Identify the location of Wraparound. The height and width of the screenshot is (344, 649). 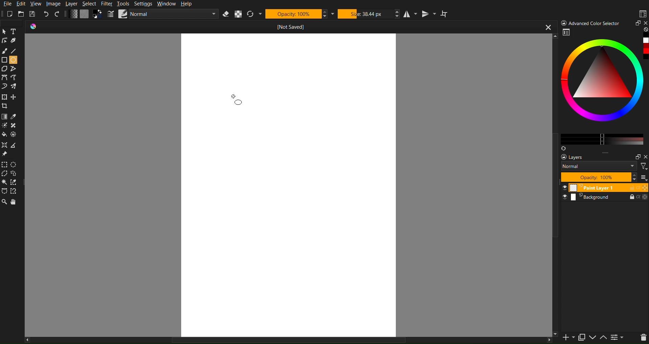
(447, 13).